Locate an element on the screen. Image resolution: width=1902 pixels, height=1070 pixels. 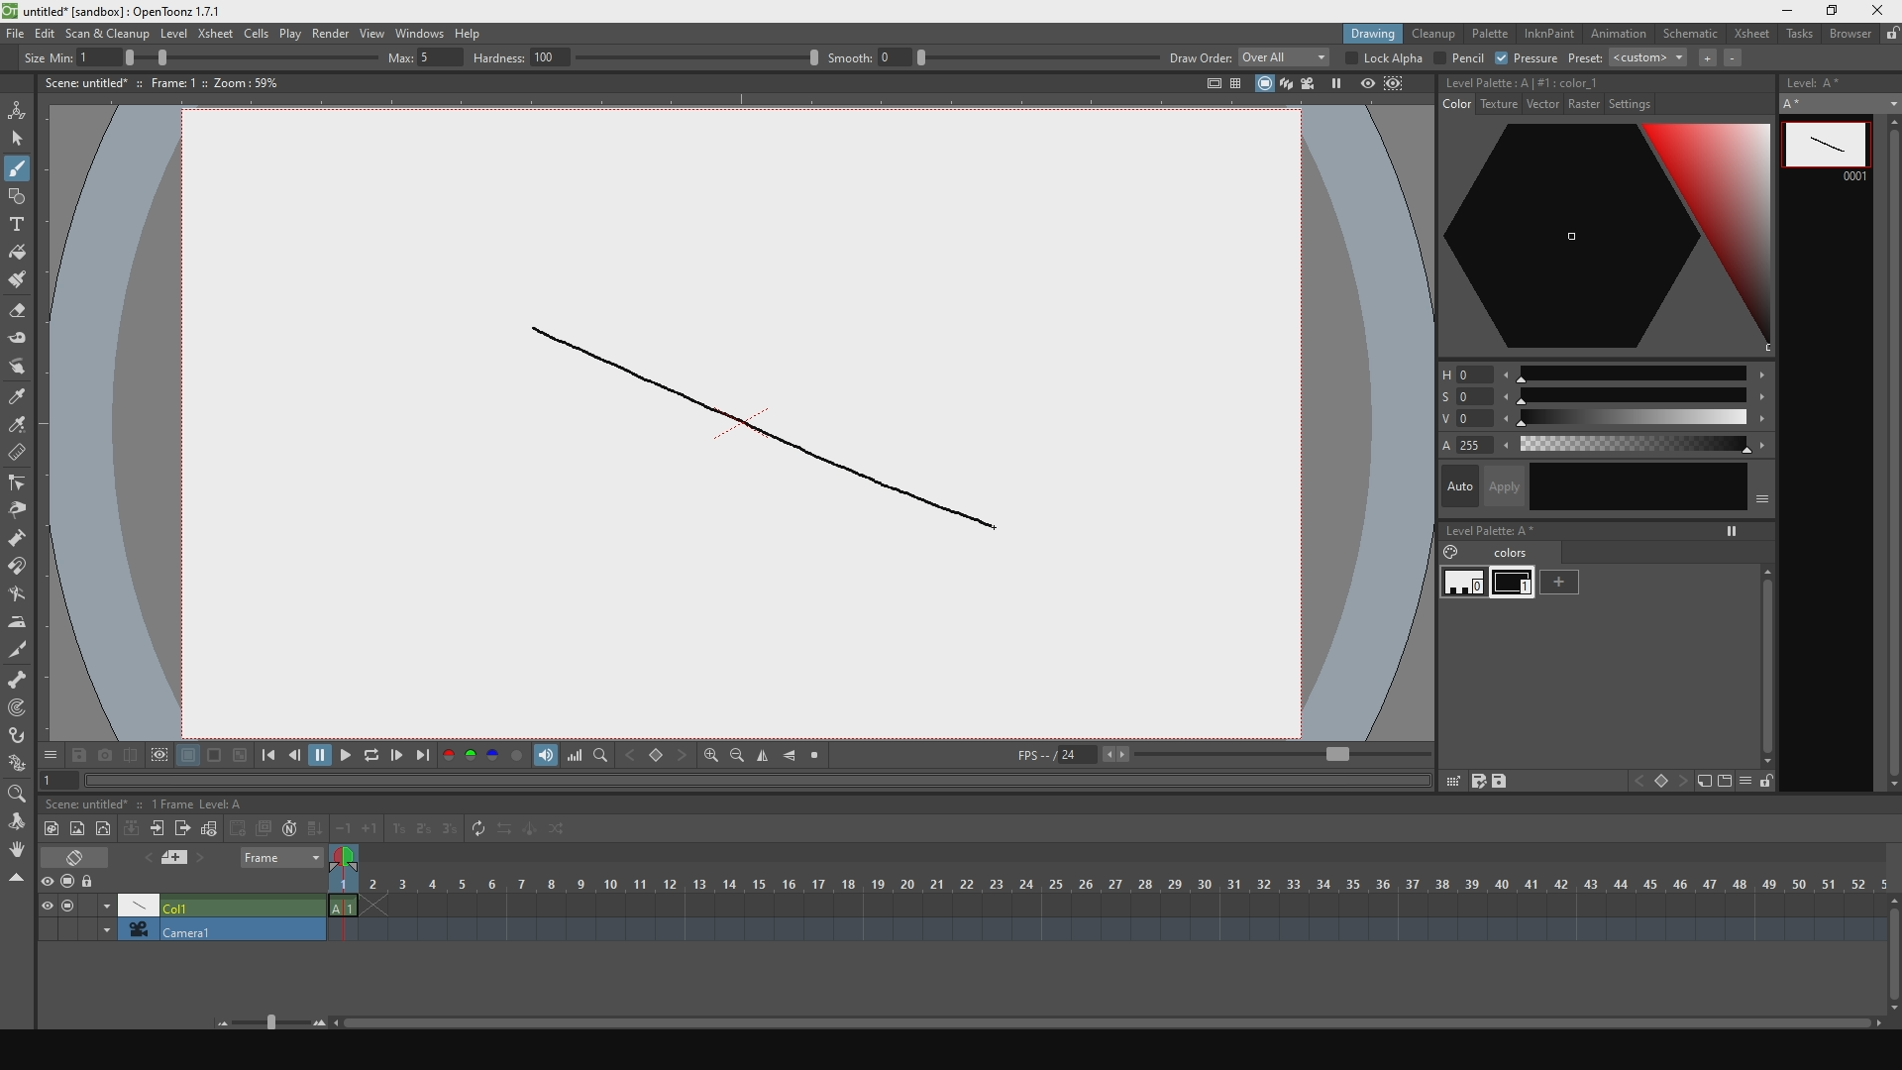
iron is located at coordinates (18, 622).